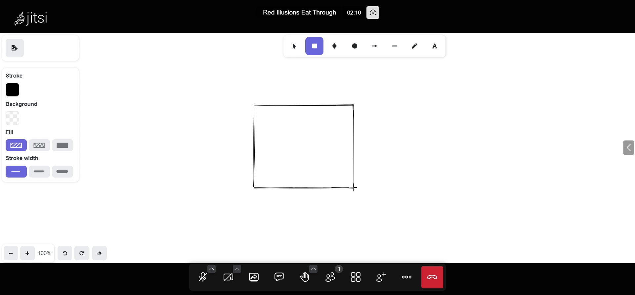 Image resolution: width=635 pixels, height=295 pixels. What do you see at coordinates (39, 171) in the screenshot?
I see `bold` at bounding box center [39, 171].